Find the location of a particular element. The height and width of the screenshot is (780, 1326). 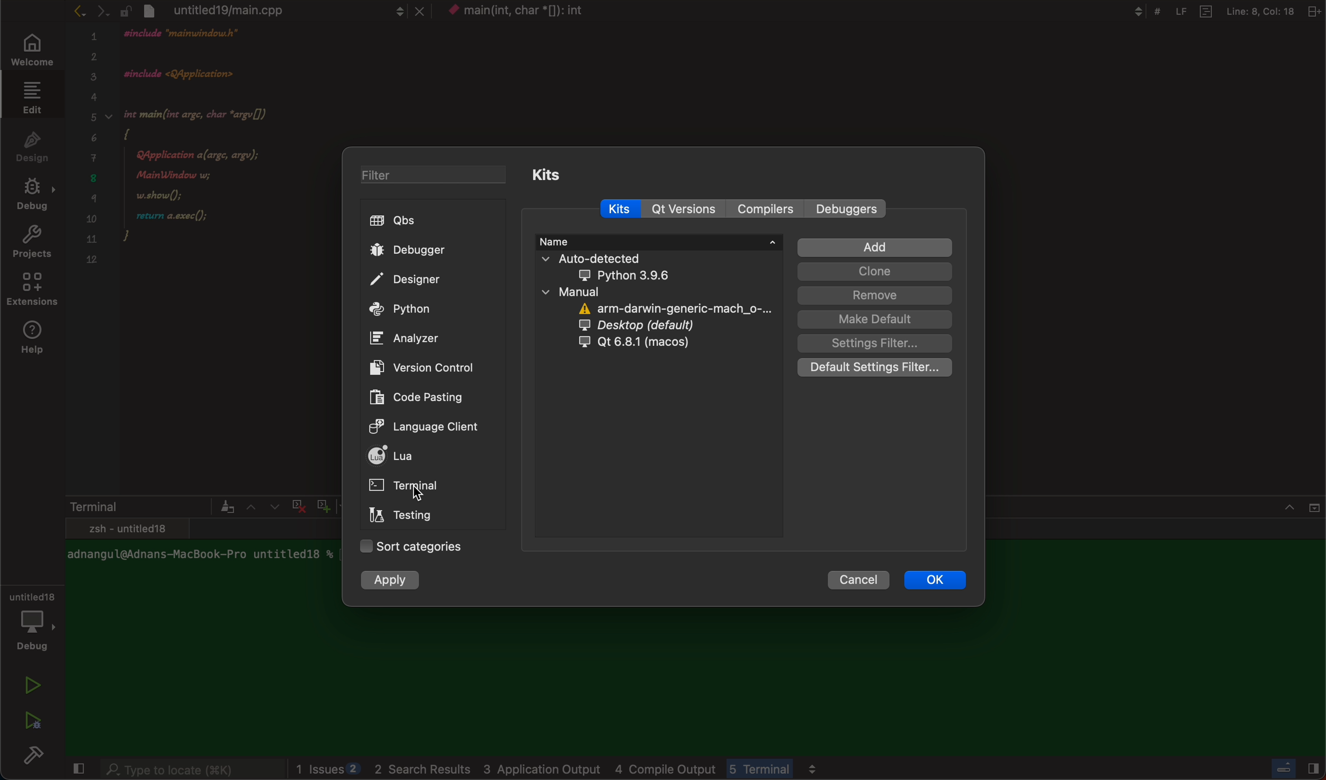

lua is located at coordinates (419, 457).